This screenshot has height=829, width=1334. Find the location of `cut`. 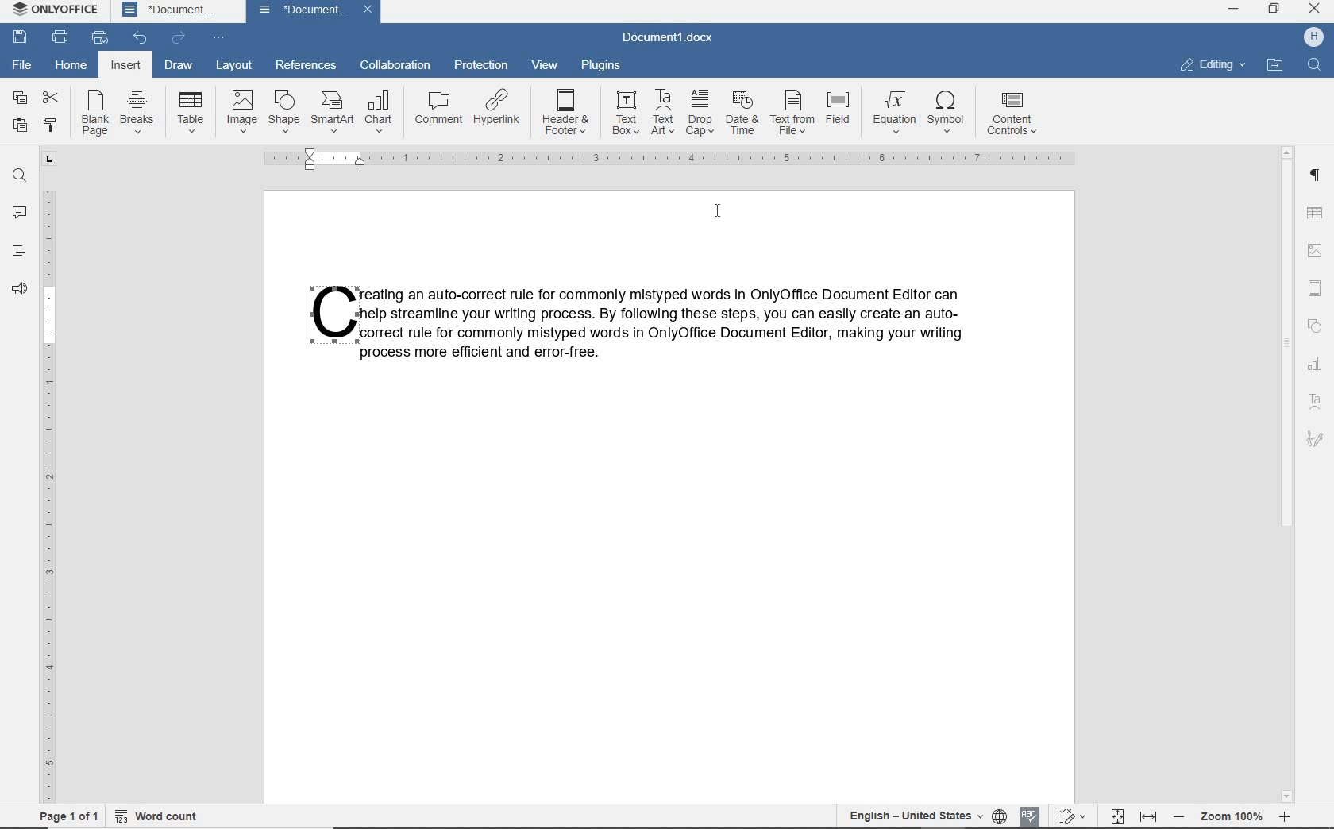

cut is located at coordinates (48, 99).